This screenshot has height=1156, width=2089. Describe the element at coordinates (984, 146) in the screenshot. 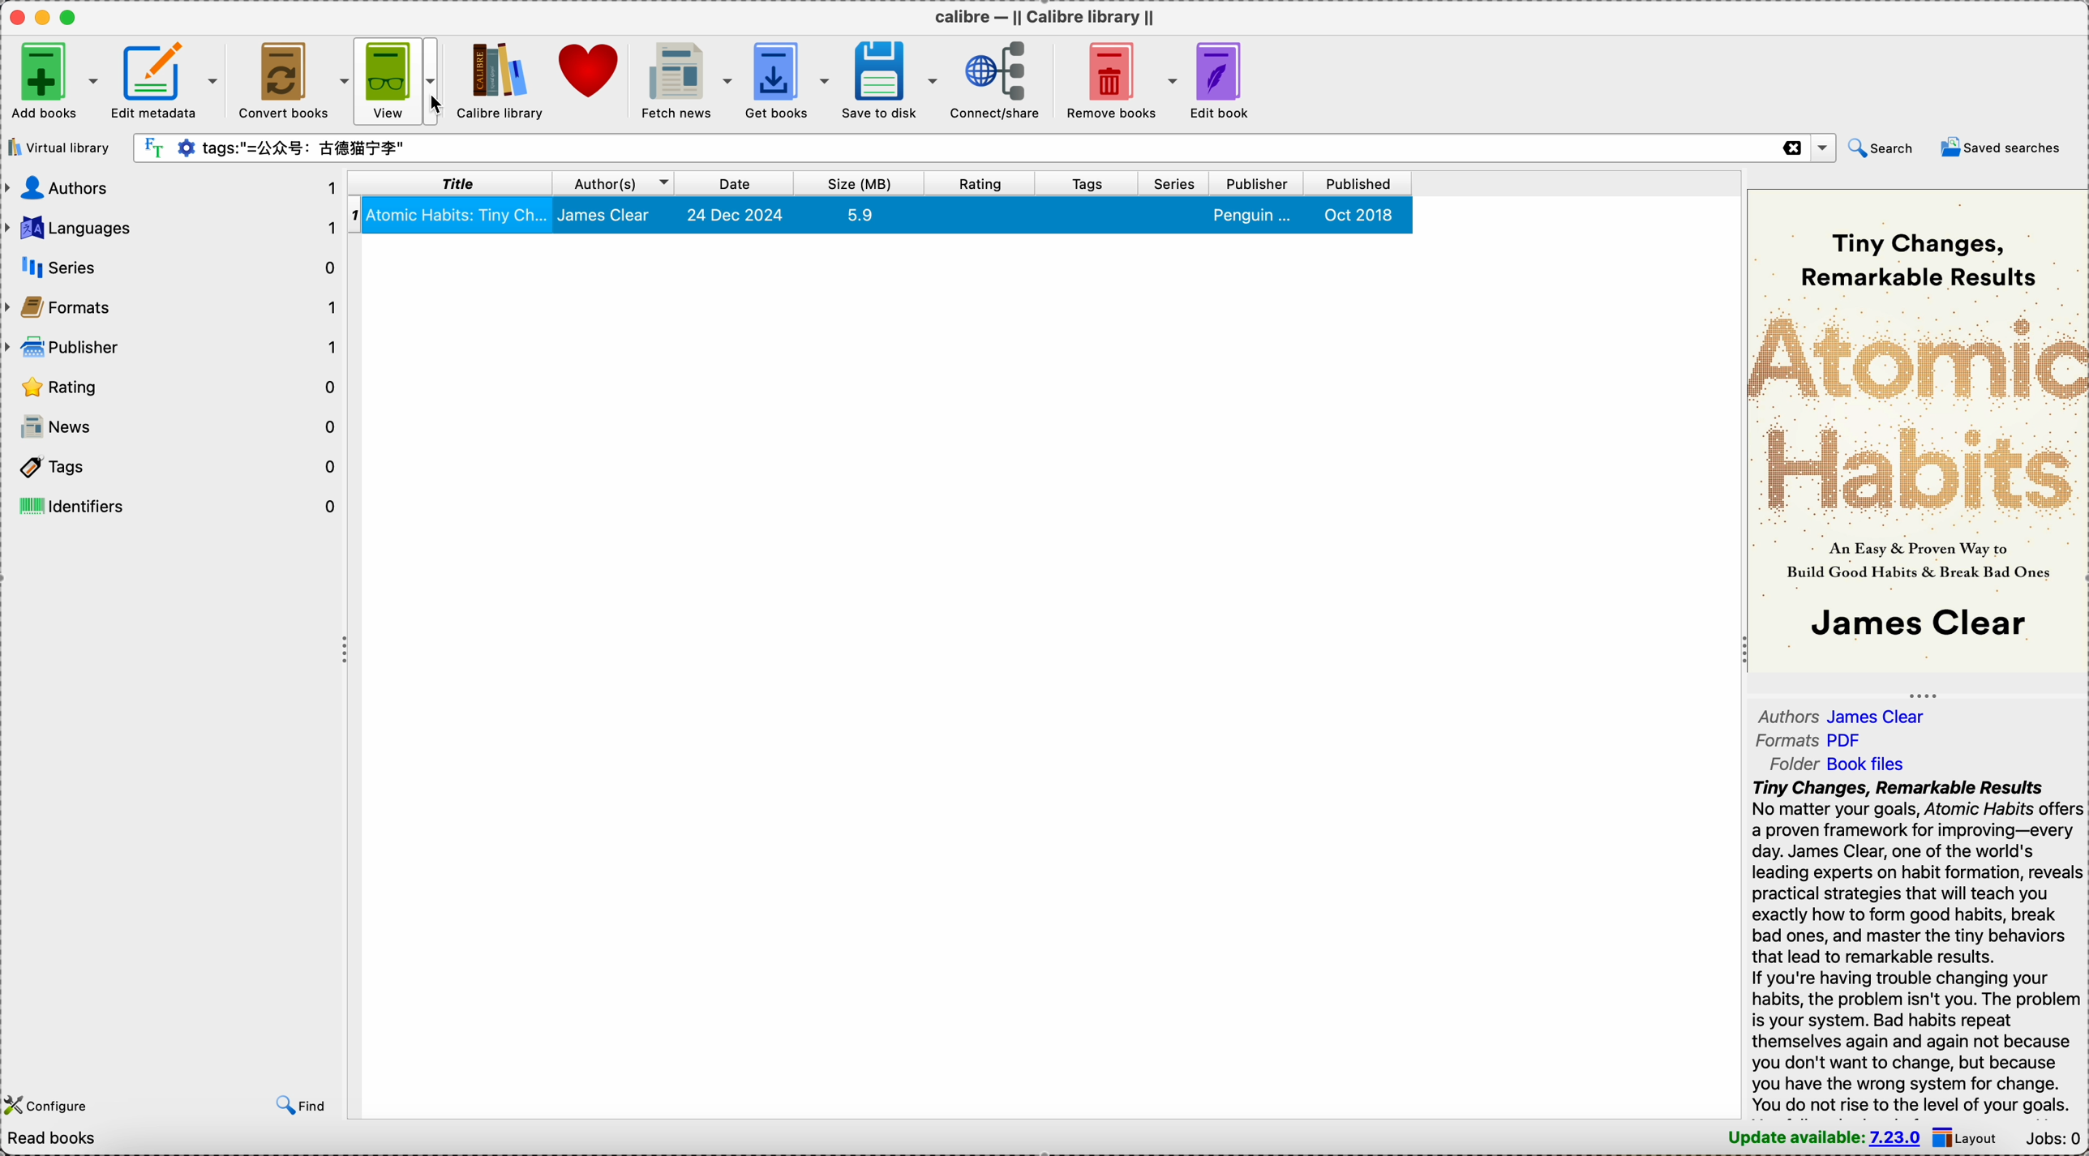

I see `search bar` at that location.